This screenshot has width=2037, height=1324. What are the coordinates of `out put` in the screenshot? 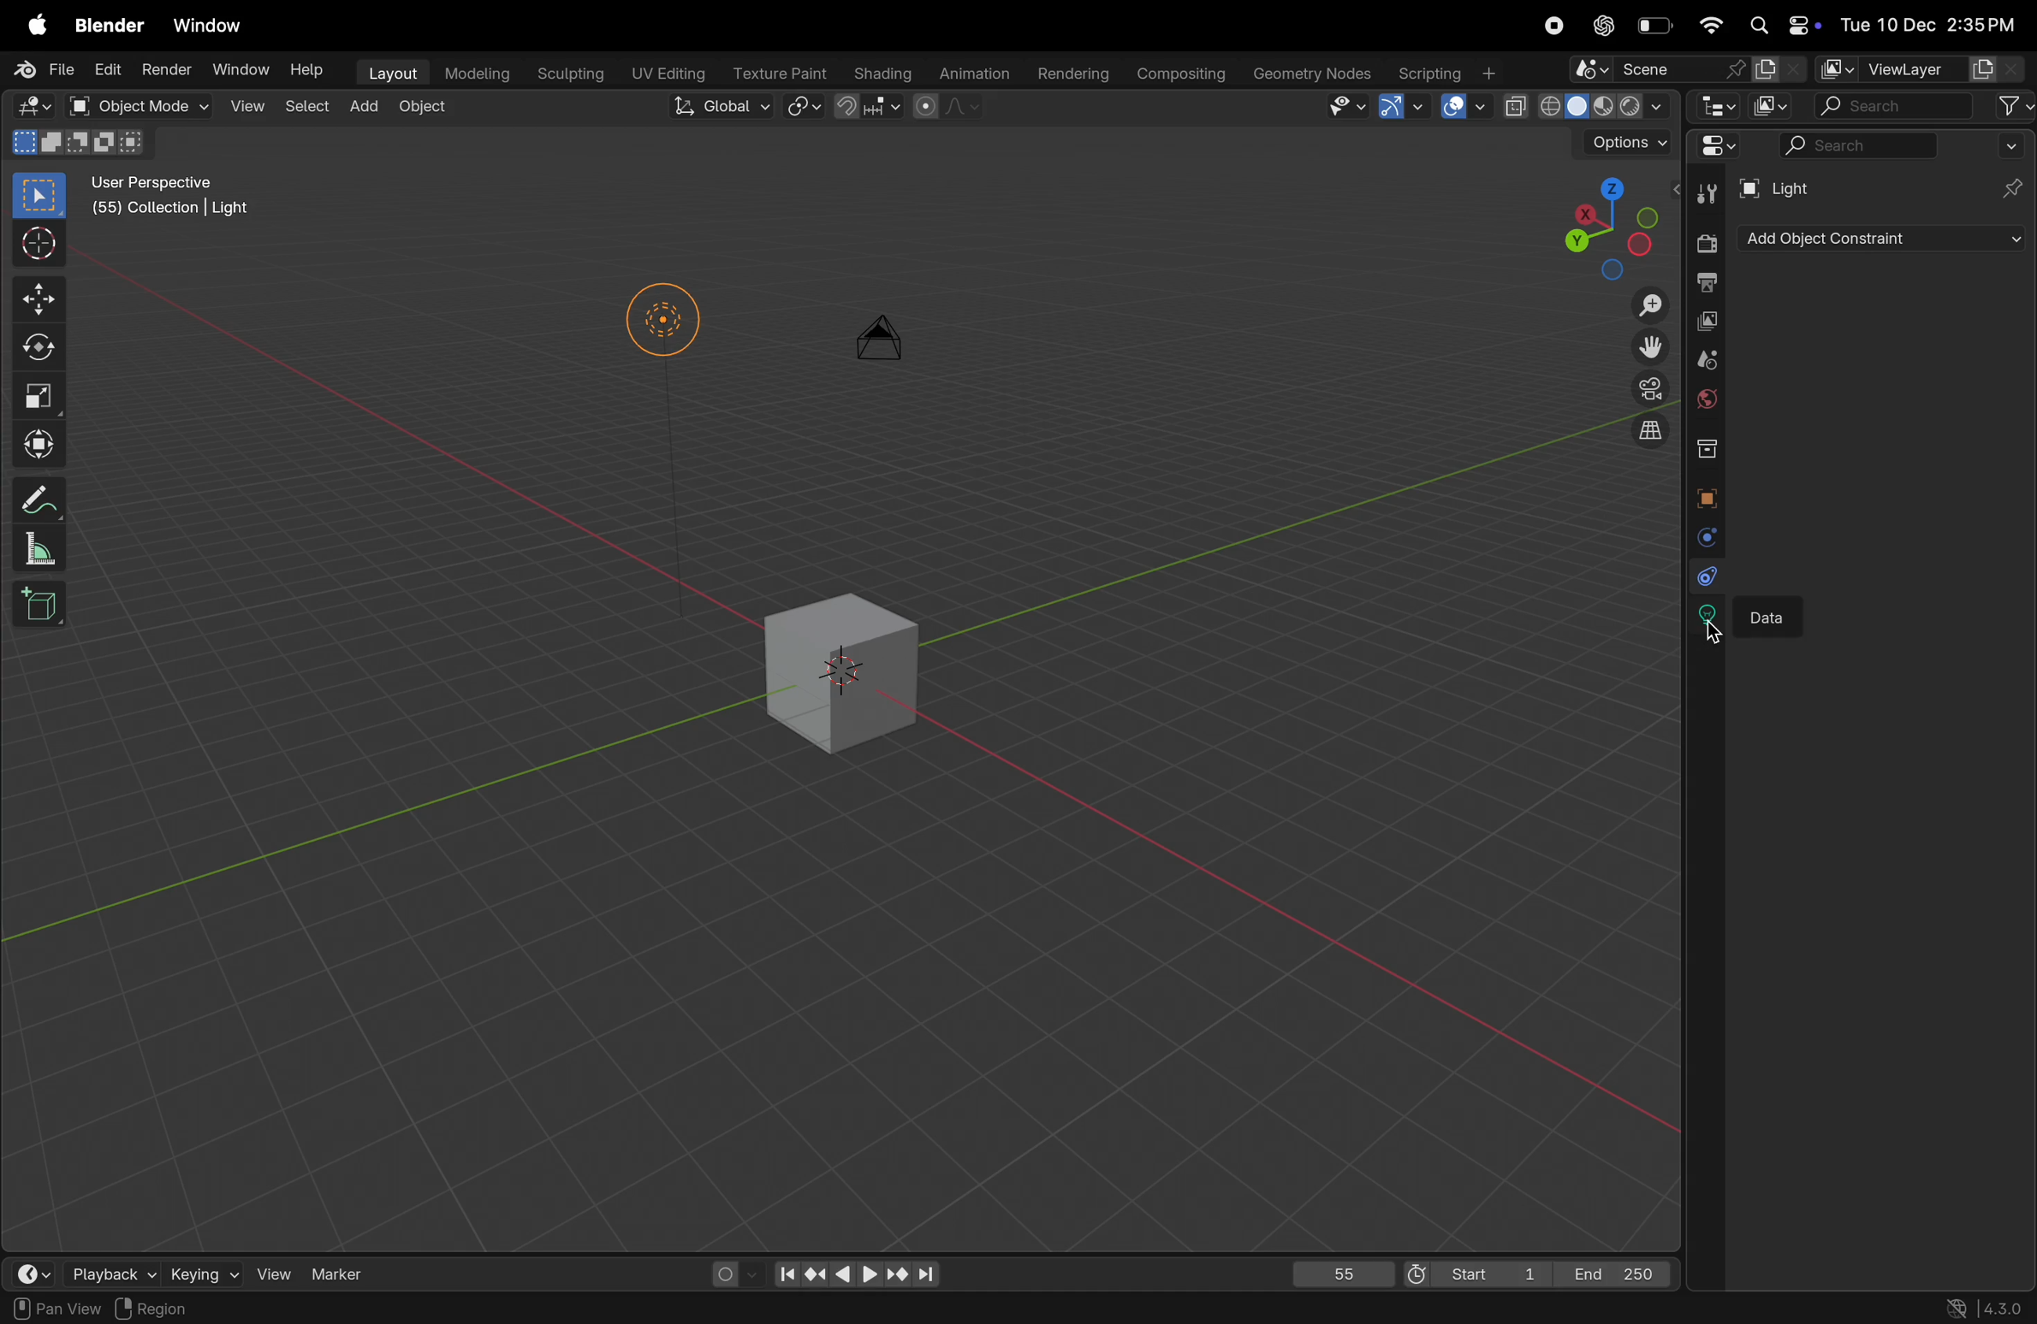 It's located at (1707, 281).